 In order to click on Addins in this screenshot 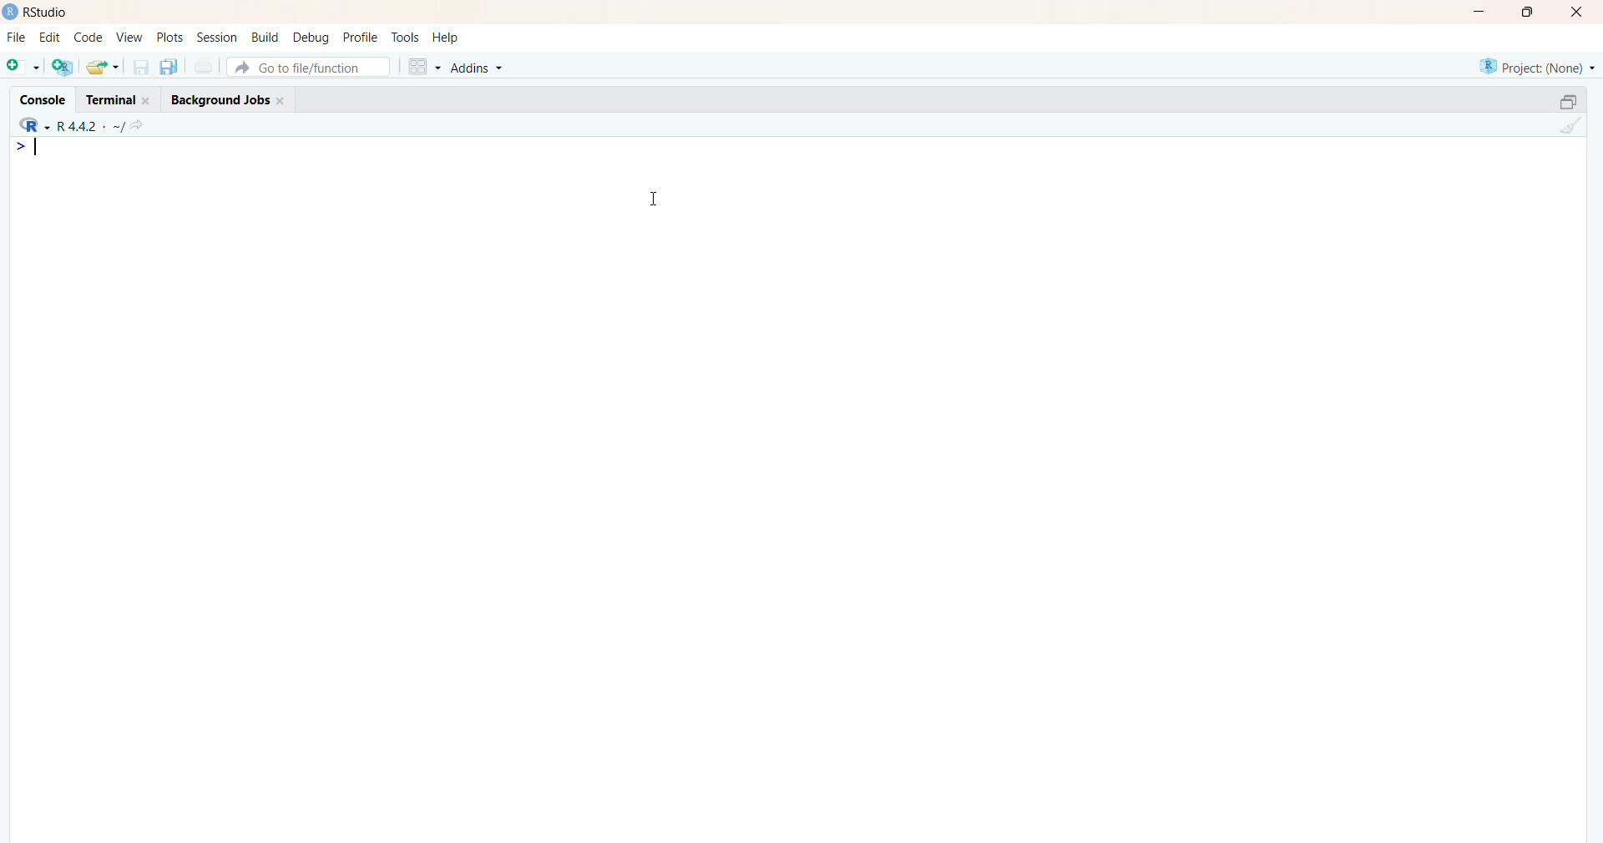, I will do `click(480, 68)`.